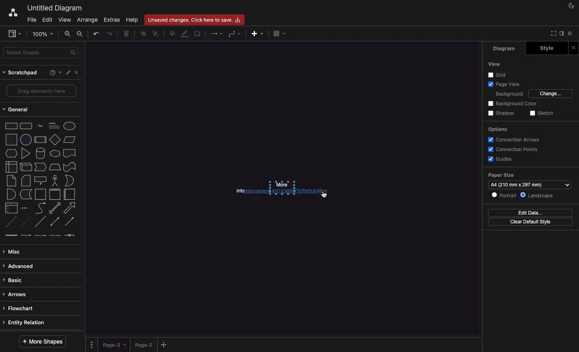  I want to click on Landscape, so click(539, 194).